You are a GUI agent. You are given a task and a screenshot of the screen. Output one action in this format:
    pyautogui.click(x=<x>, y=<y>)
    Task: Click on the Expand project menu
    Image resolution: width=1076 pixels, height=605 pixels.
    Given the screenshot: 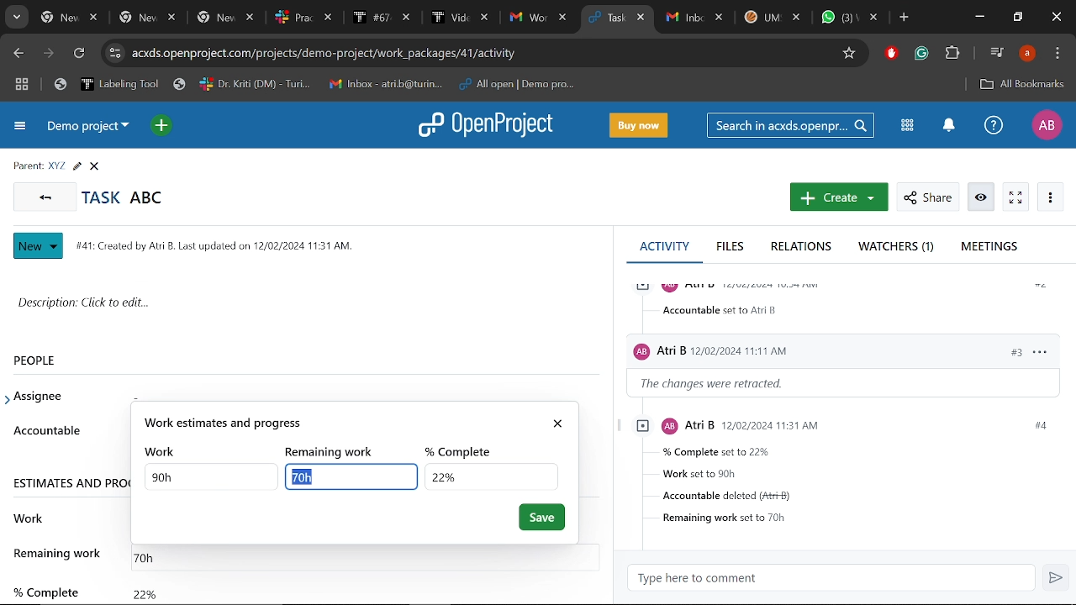 What is the action you would take?
    pyautogui.click(x=18, y=128)
    